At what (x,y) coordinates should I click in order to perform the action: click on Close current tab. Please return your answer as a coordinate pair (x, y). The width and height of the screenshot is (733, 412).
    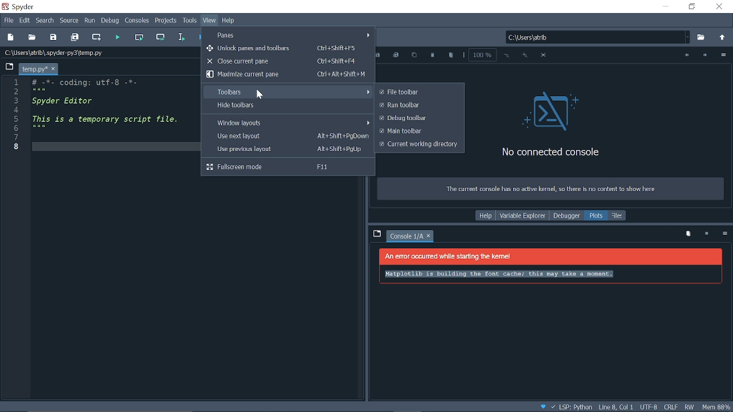
    Looking at the image, I should click on (53, 69).